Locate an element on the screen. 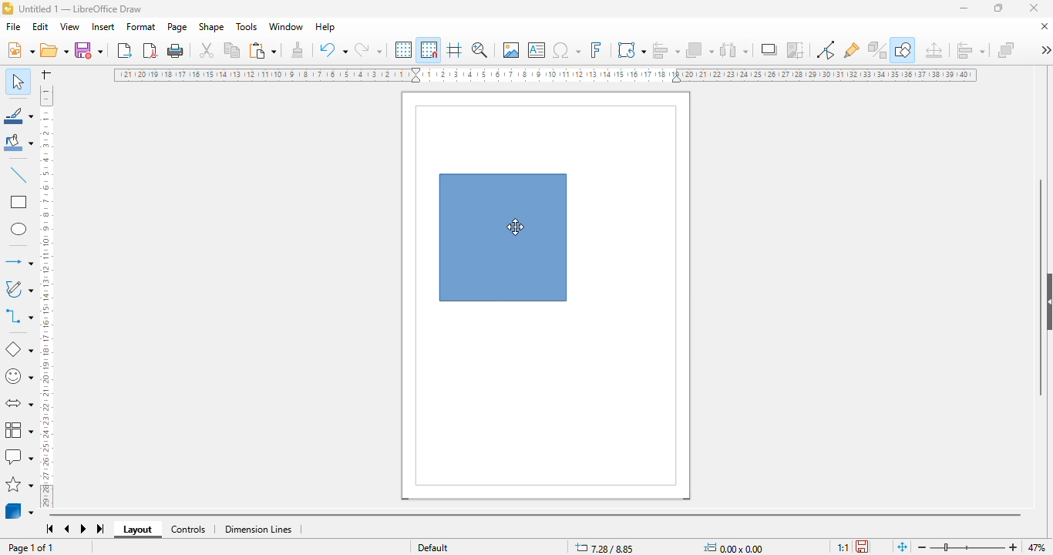  symbol shapes is located at coordinates (19, 377).